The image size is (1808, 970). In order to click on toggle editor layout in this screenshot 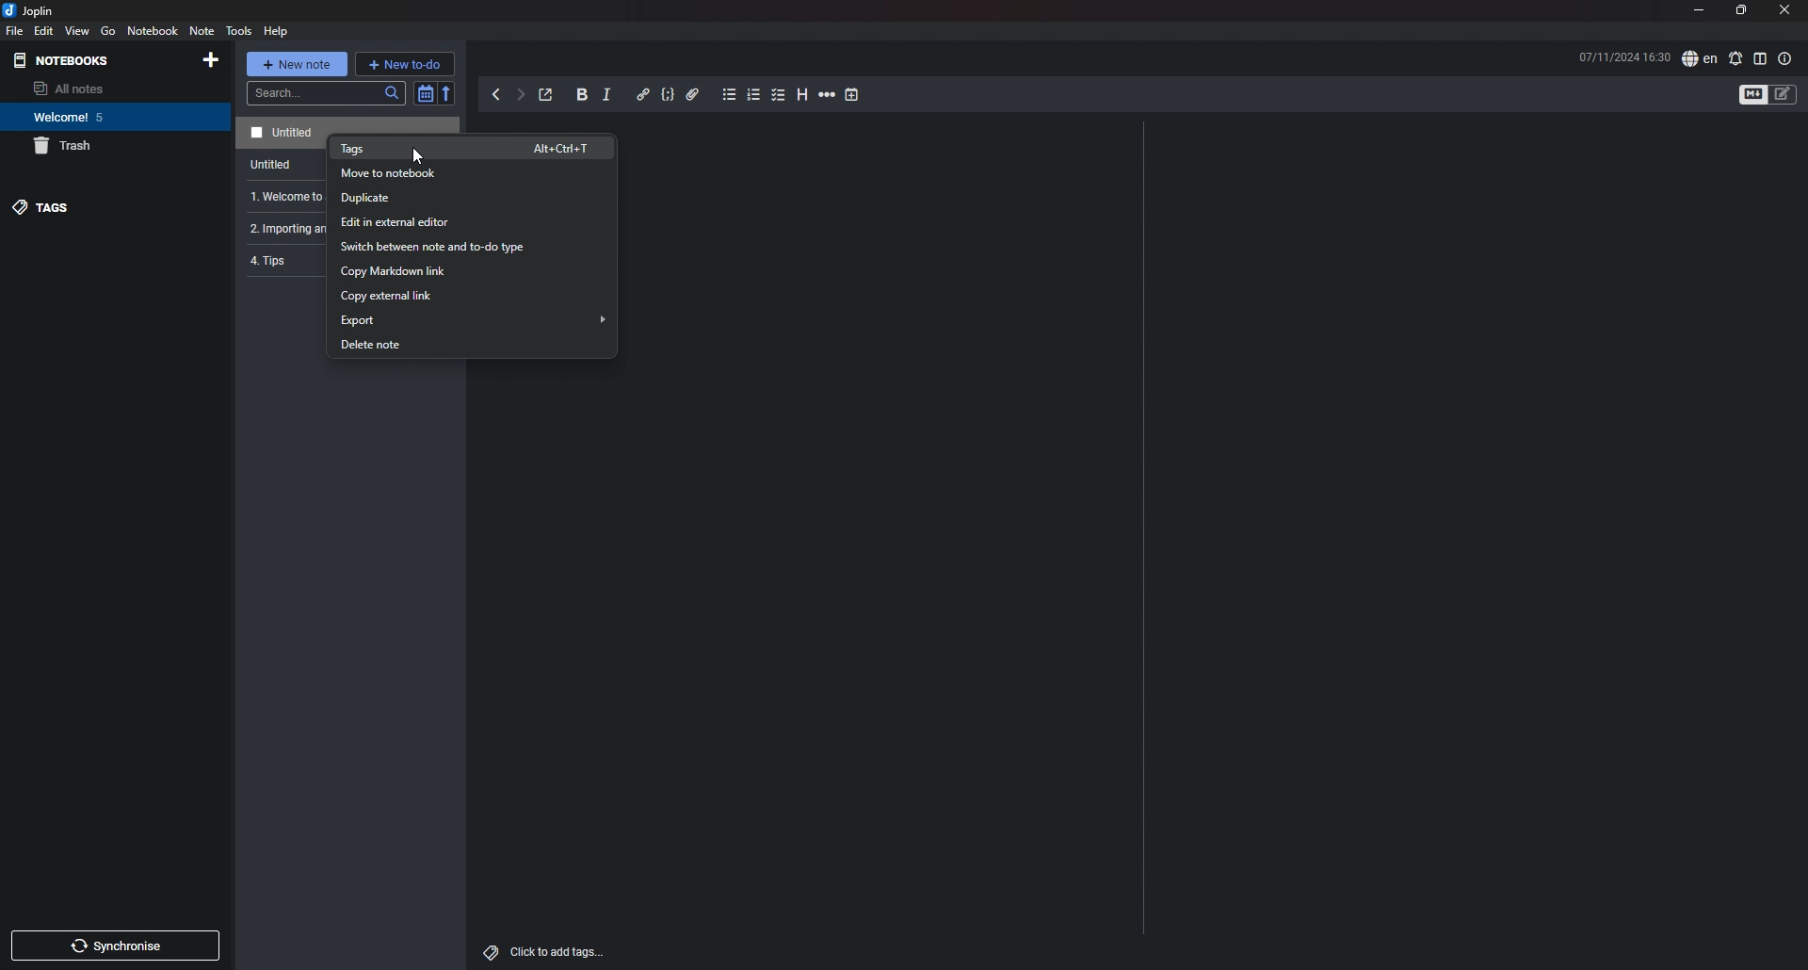, I will do `click(1760, 58)`.